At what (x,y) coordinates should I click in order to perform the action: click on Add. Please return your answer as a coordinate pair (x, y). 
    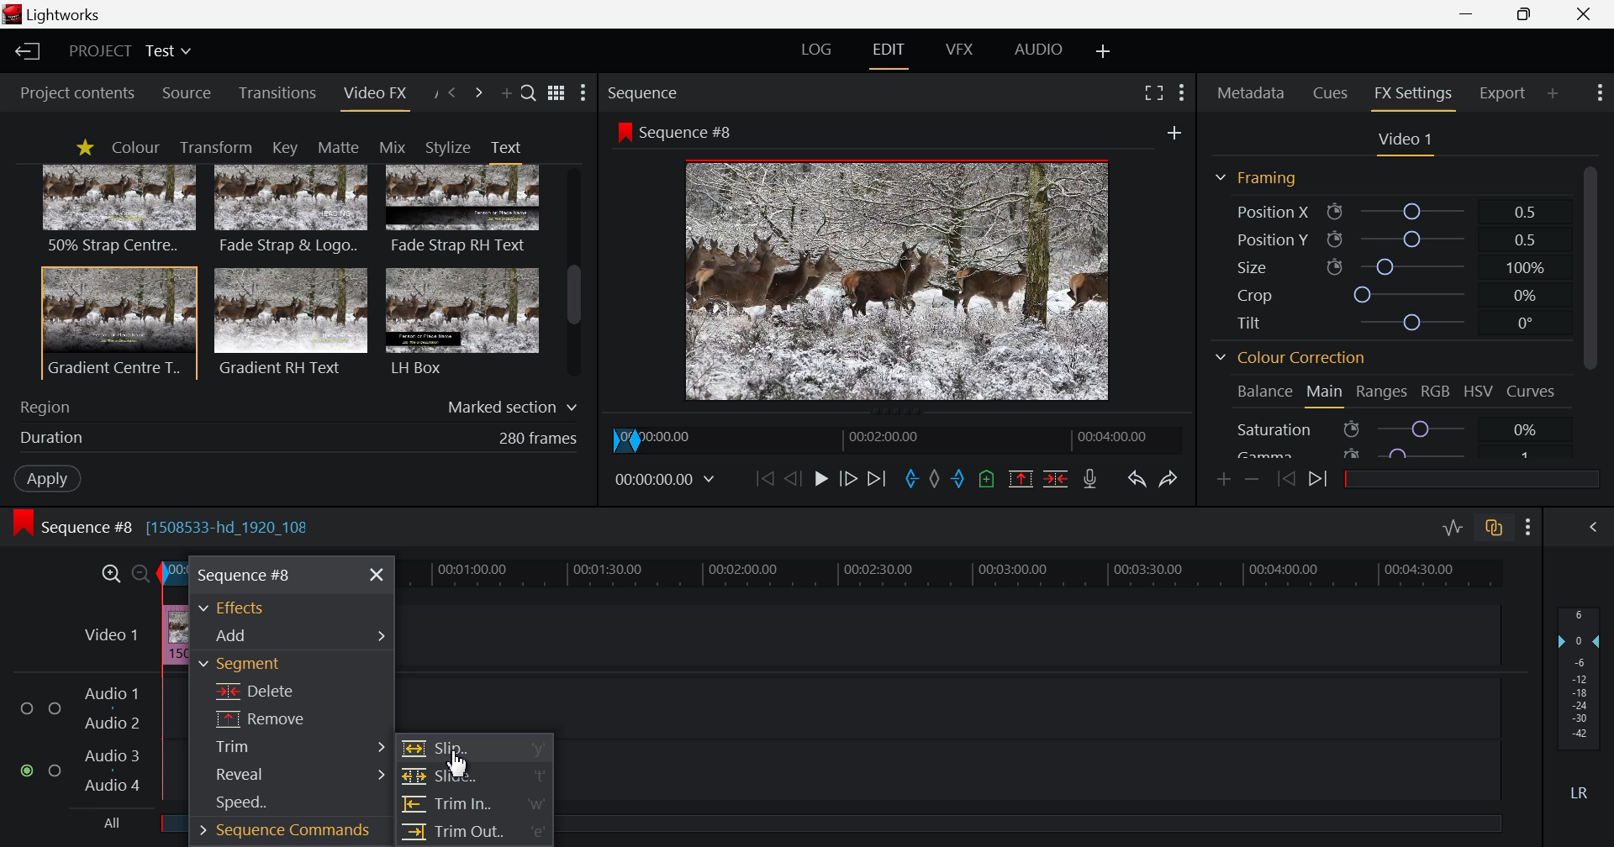
    Looking at the image, I should click on (292, 634).